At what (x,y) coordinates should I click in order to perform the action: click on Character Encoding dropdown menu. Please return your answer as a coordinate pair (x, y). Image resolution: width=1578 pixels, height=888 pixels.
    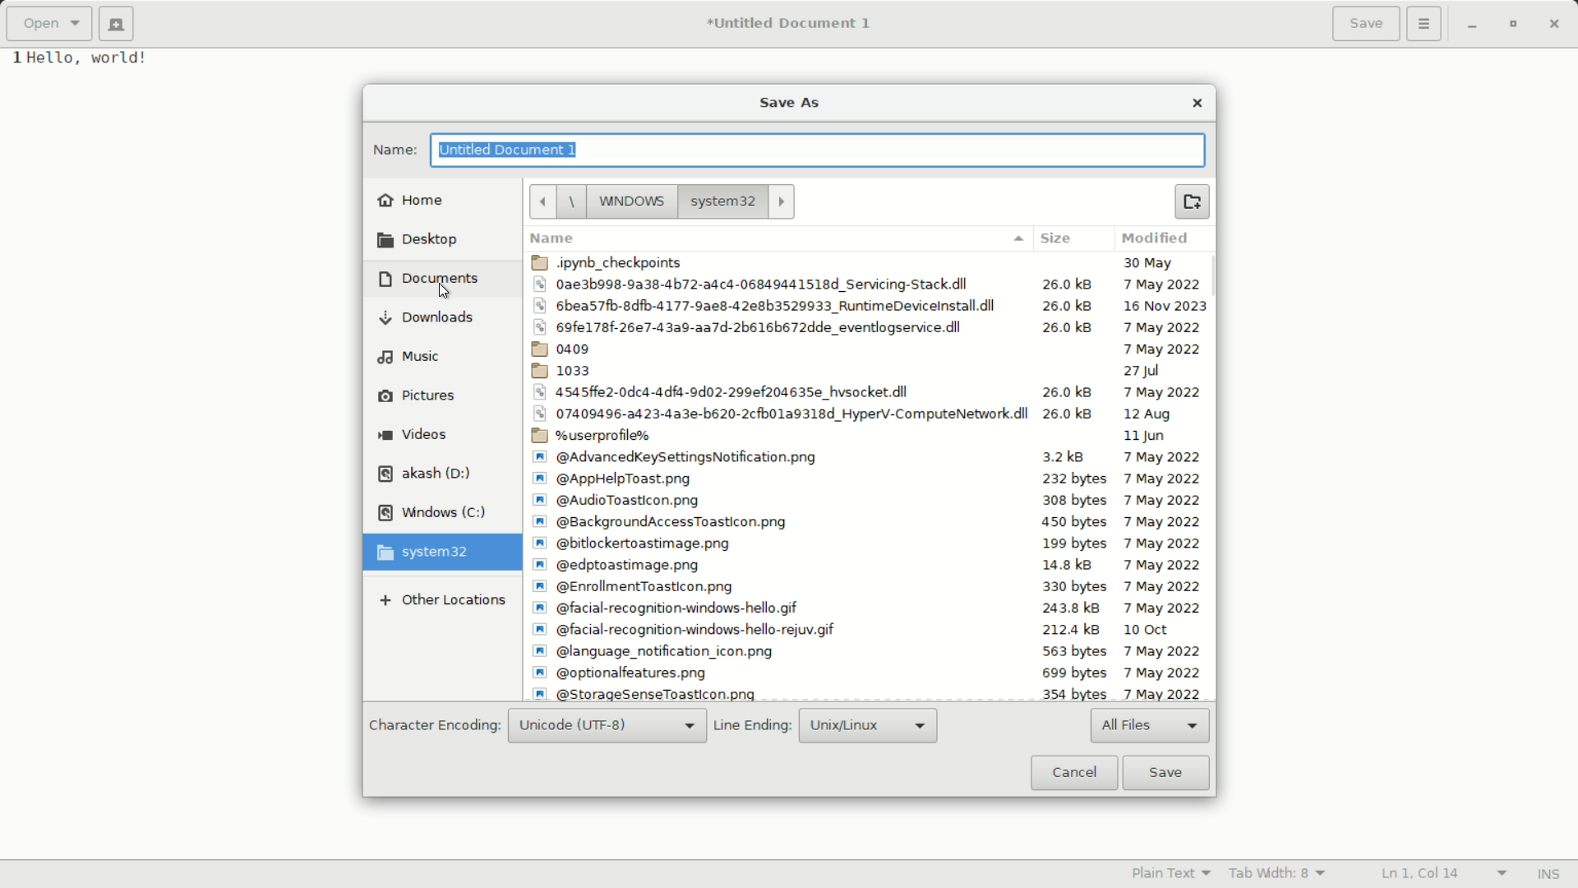
    Looking at the image, I should click on (607, 727).